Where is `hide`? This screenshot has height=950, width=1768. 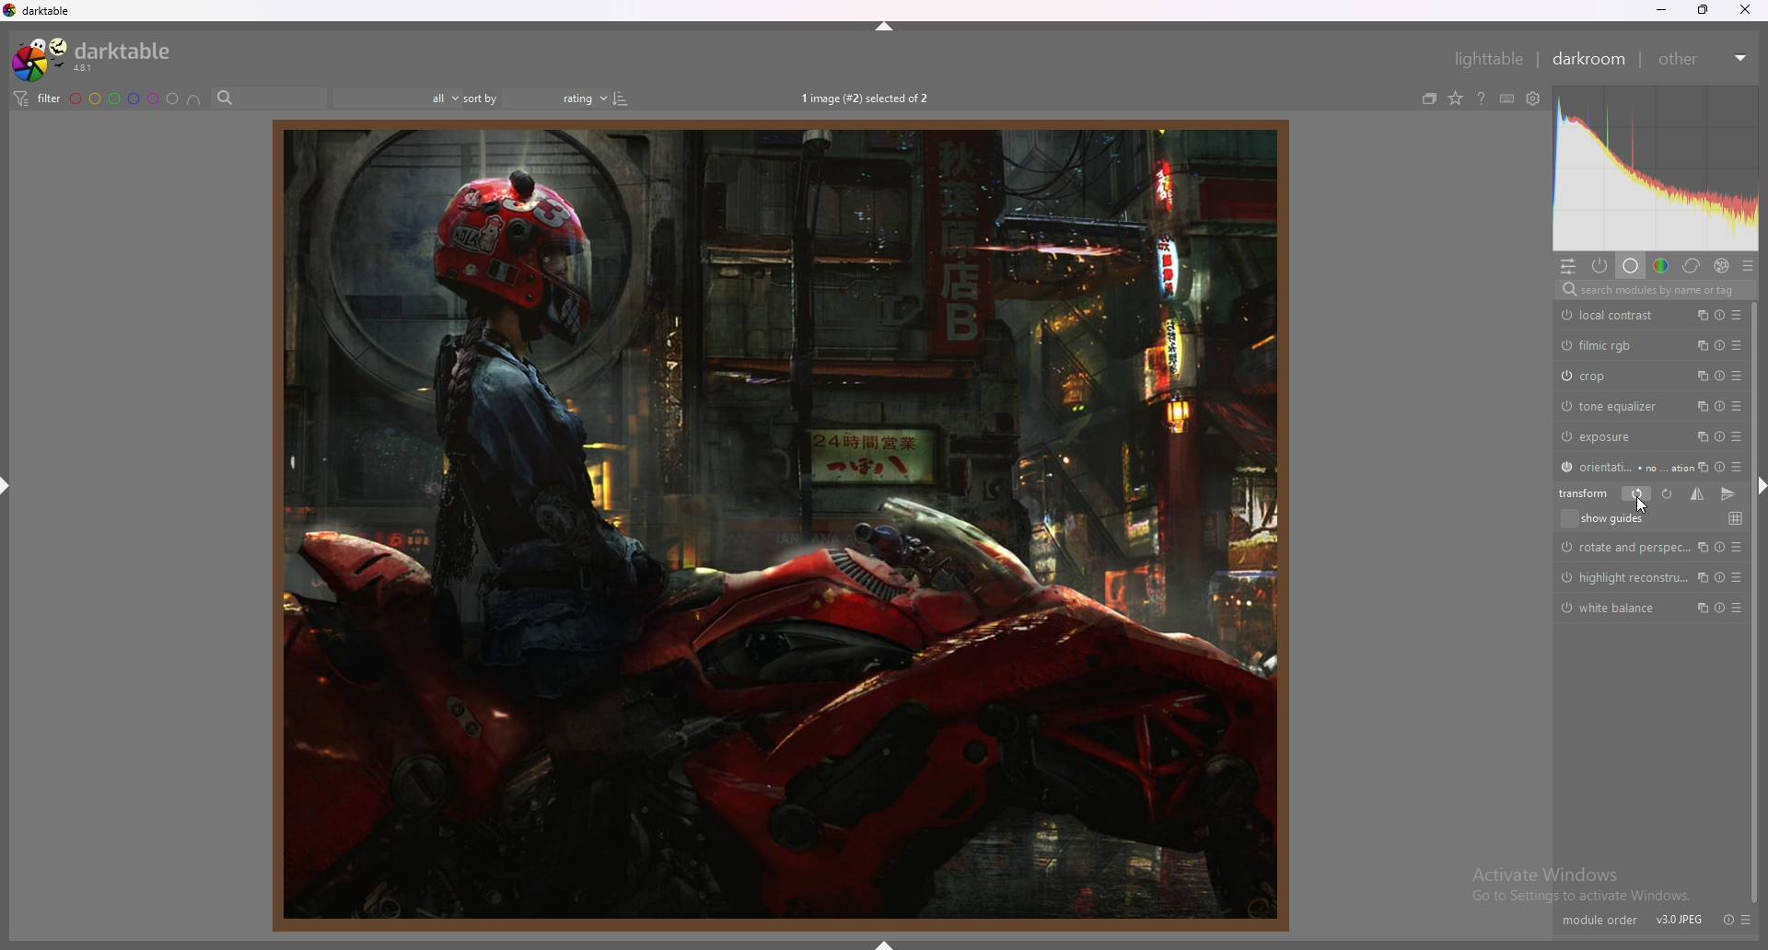 hide is located at coordinates (884, 24).